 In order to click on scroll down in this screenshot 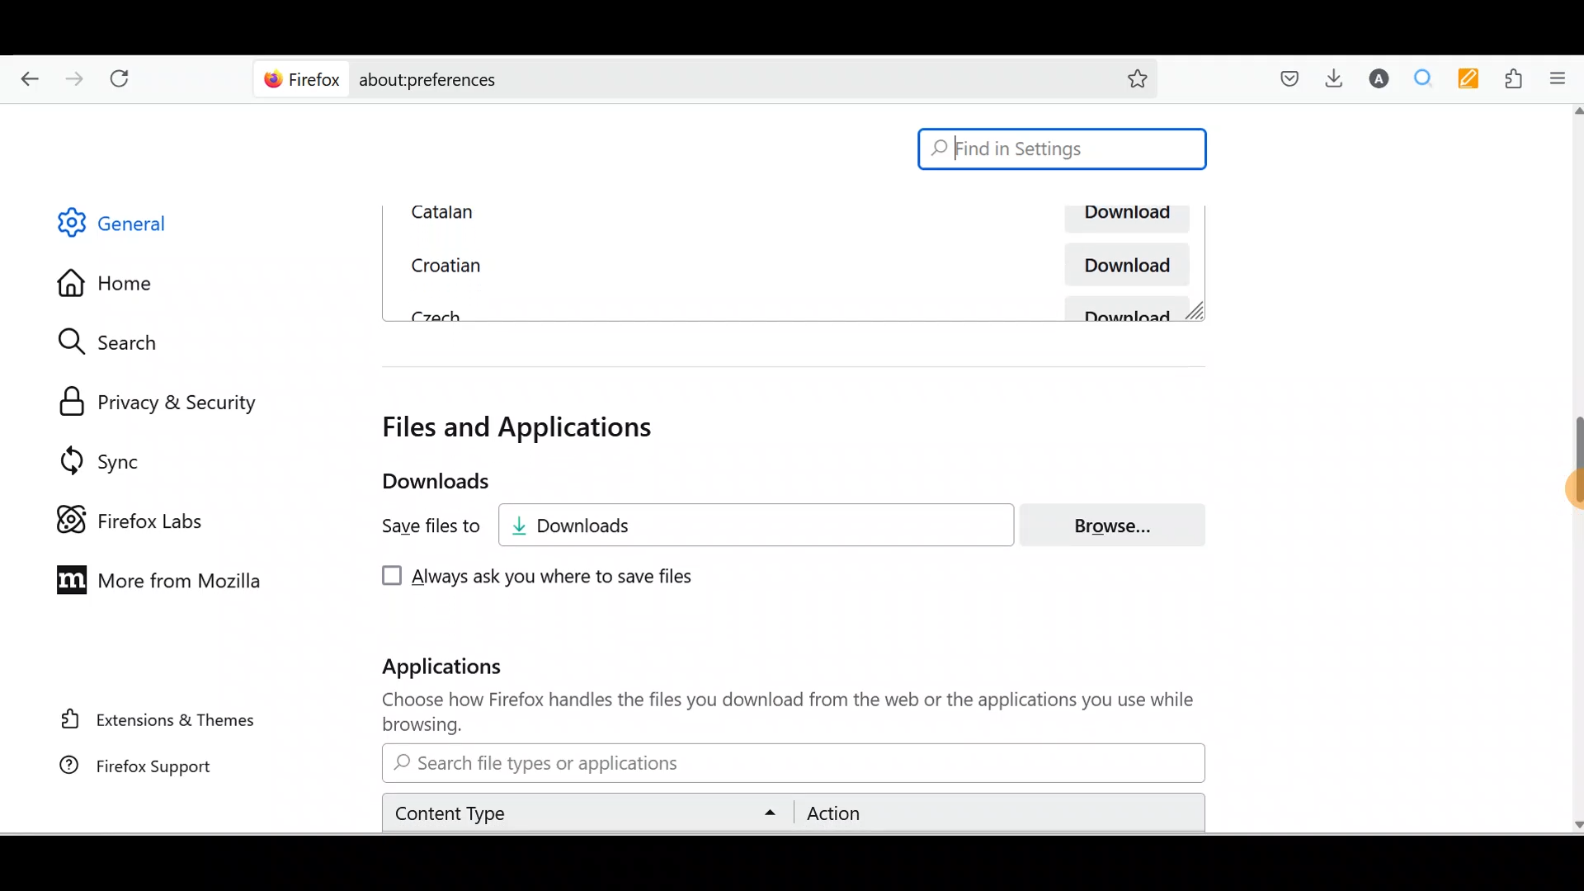, I will do `click(1574, 823)`.